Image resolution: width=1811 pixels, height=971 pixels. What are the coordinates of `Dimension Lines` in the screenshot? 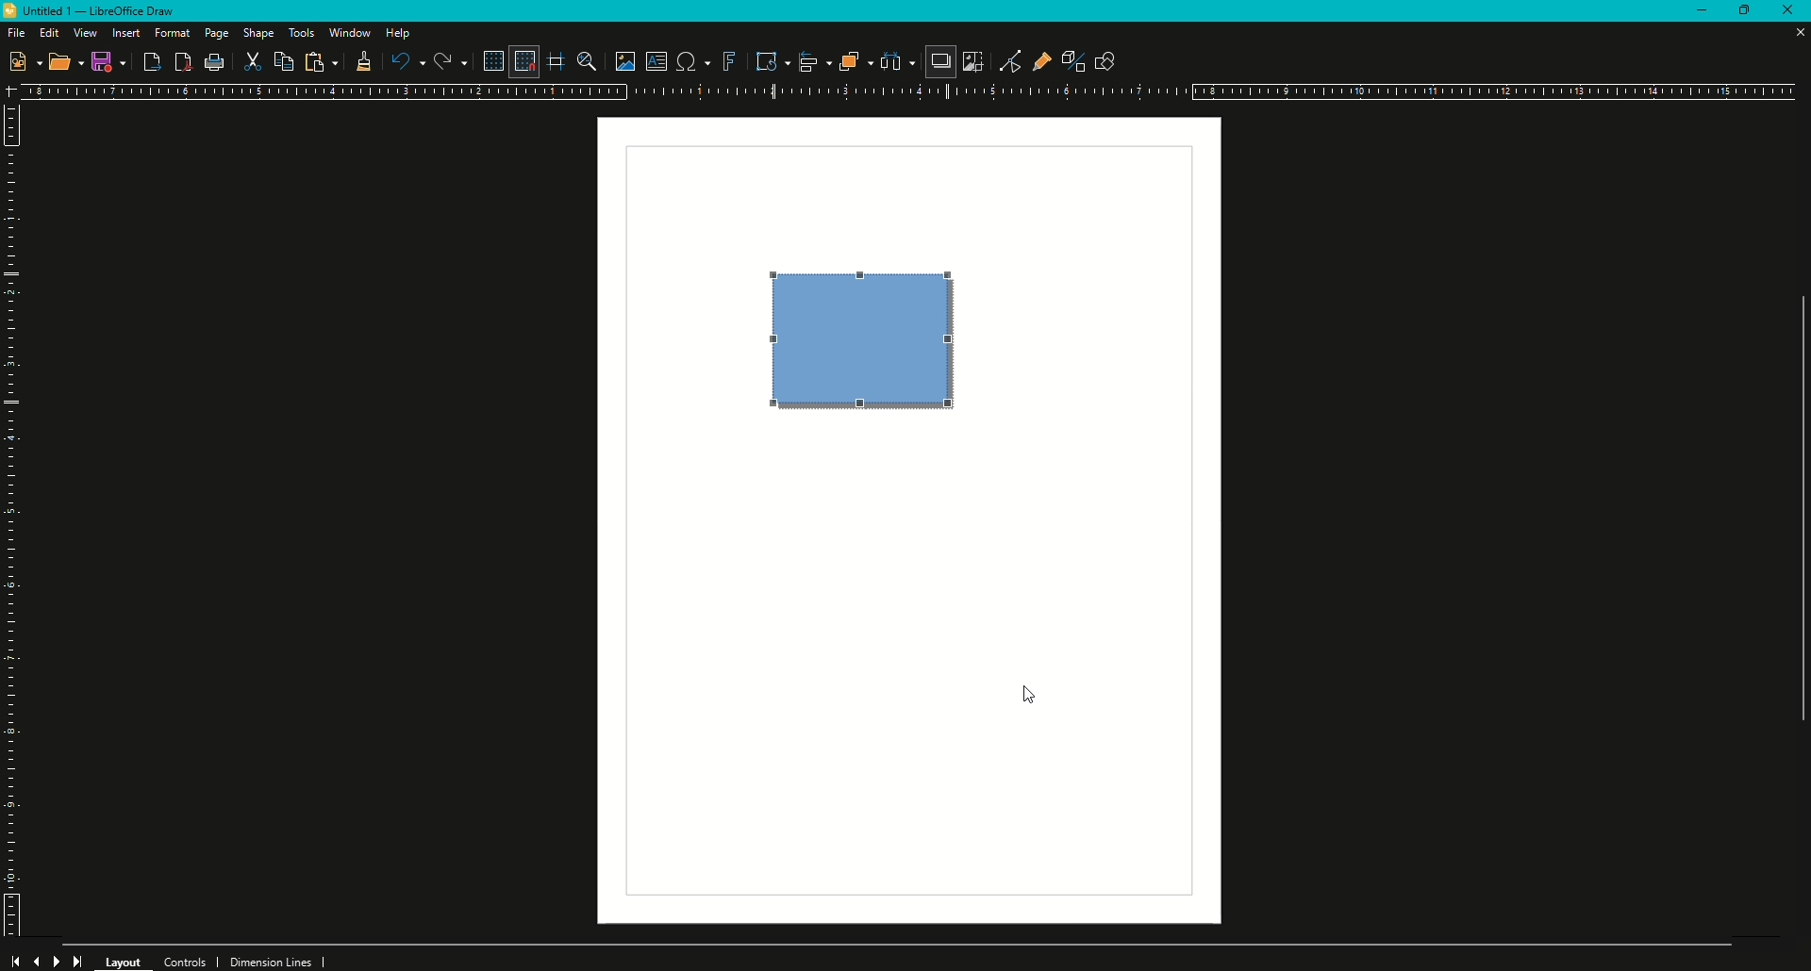 It's located at (278, 961).